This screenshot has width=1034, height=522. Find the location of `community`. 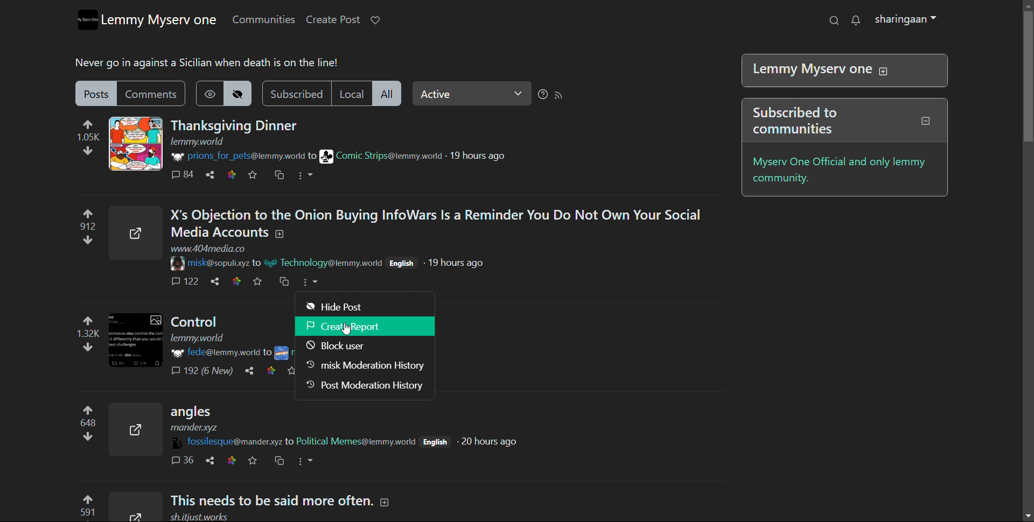

community is located at coordinates (355, 441).